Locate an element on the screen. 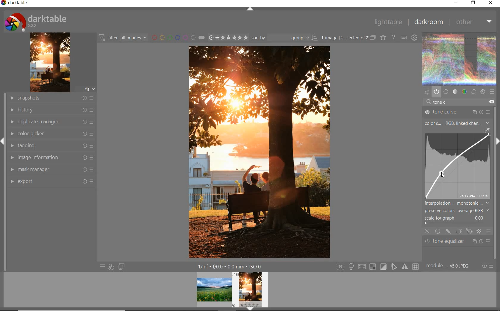  base is located at coordinates (446, 91).